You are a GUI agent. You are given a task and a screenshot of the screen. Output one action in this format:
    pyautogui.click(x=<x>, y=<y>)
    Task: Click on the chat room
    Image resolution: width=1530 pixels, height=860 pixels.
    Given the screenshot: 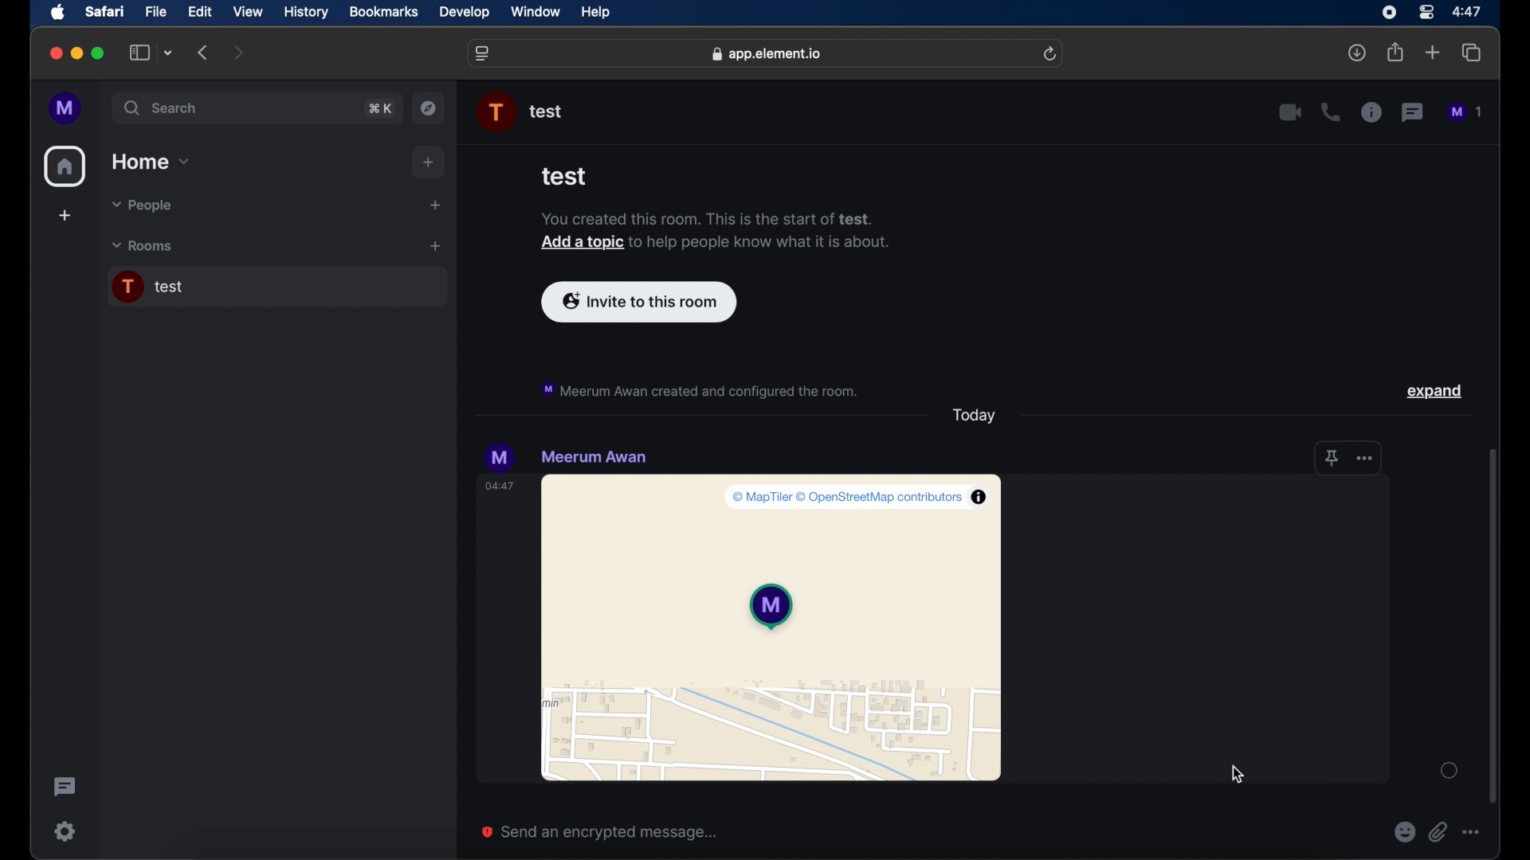 What is the action you would take?
    pyautogui.click(x=277, y=287)
    